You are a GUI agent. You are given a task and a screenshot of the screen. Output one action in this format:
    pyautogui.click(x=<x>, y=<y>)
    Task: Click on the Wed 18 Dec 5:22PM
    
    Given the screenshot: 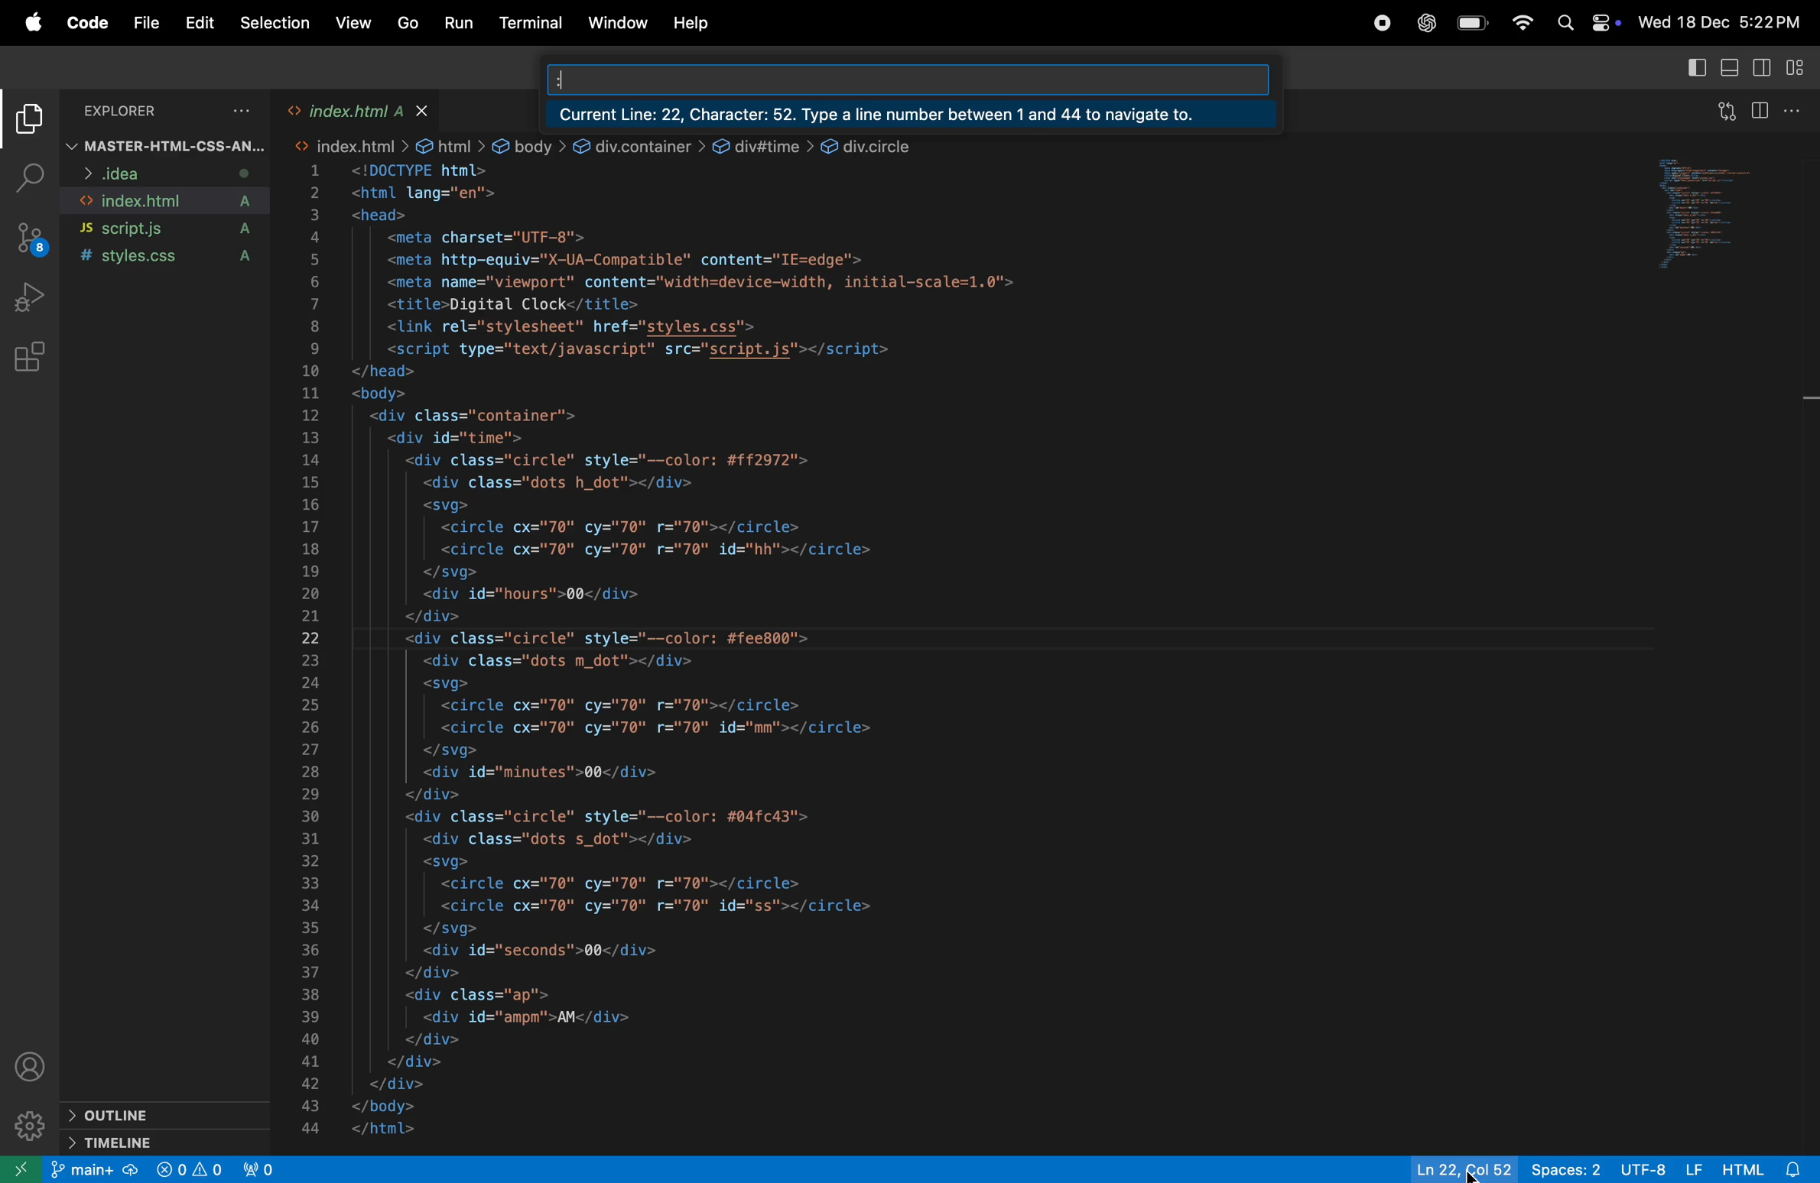 What is the action you would take?
    pyautogui.click(x=1723, y=24)
    